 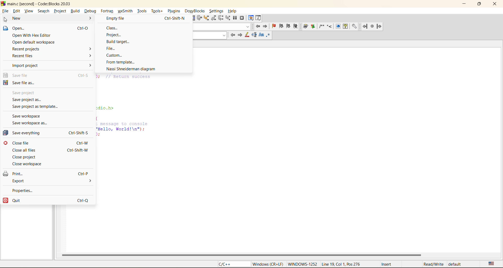 What do you see at coordinates (25, 133) in the screenshot?
I see `save everything` at bounding box center [25, 133].